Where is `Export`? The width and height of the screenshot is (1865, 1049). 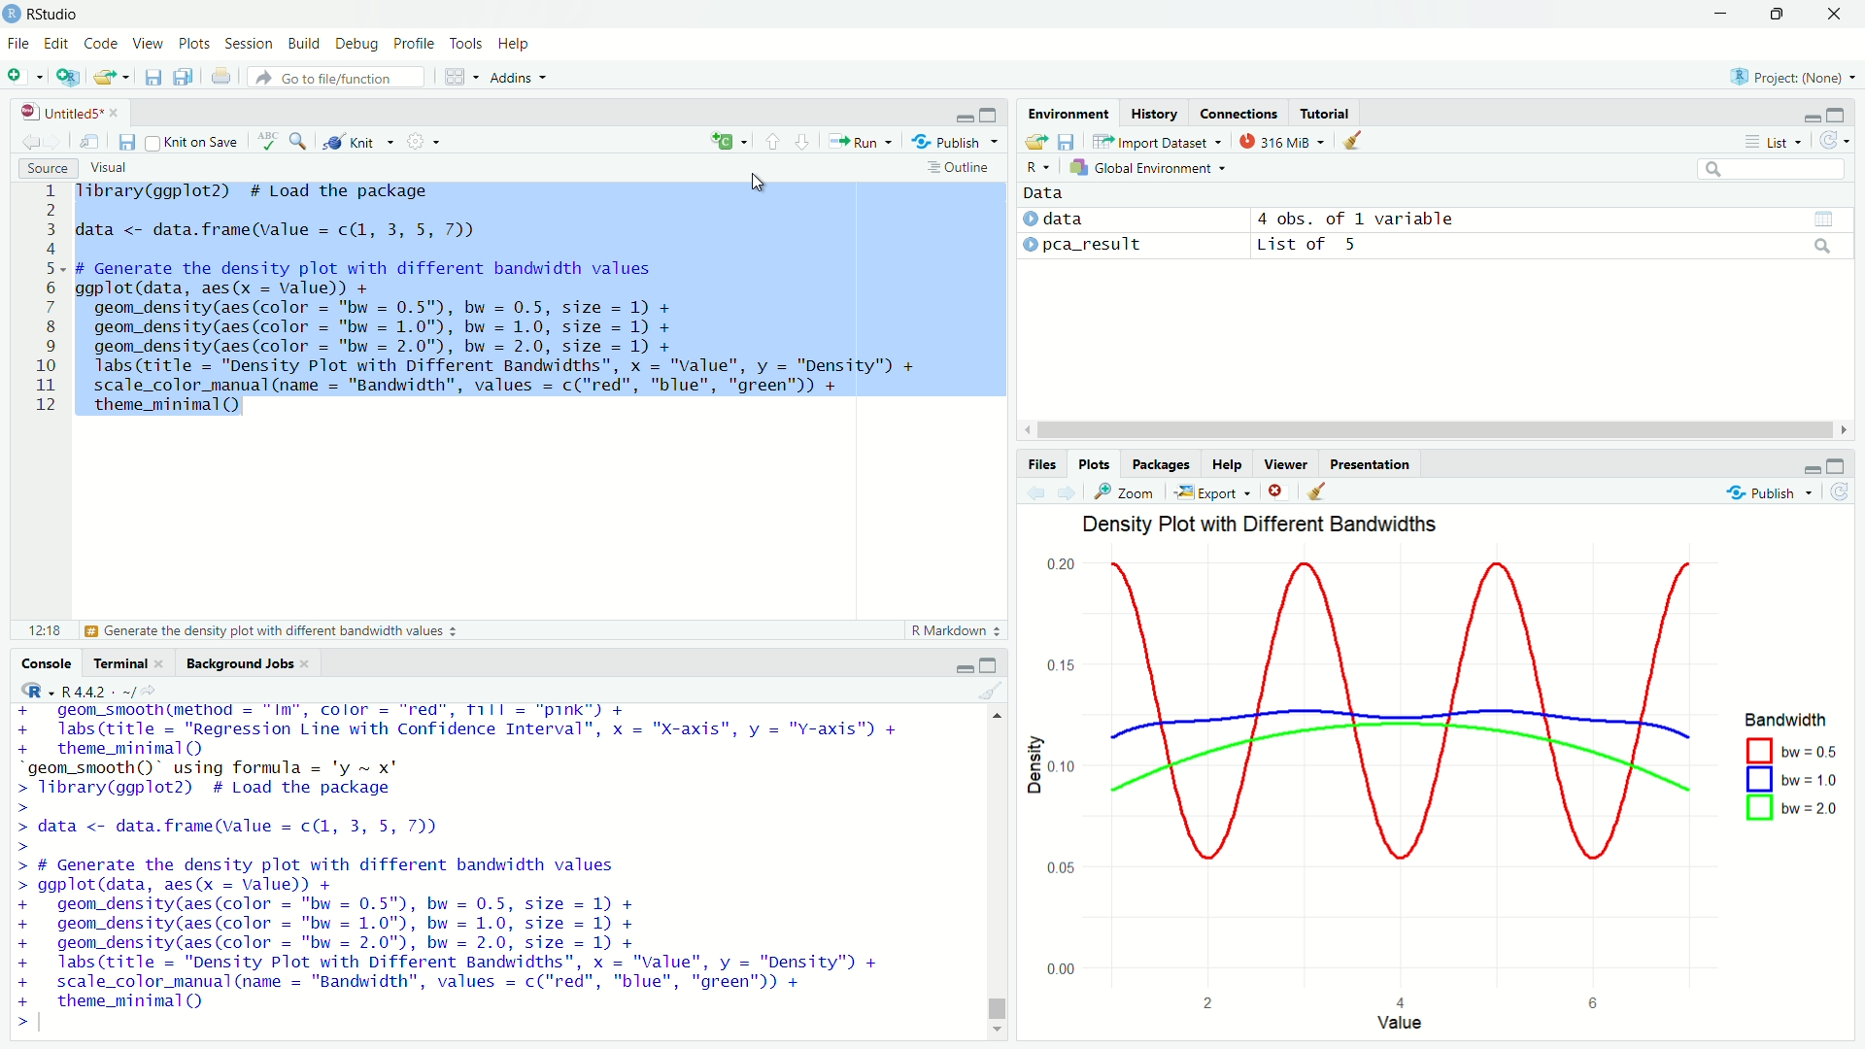 Export is located at coordinates (1213, 492).